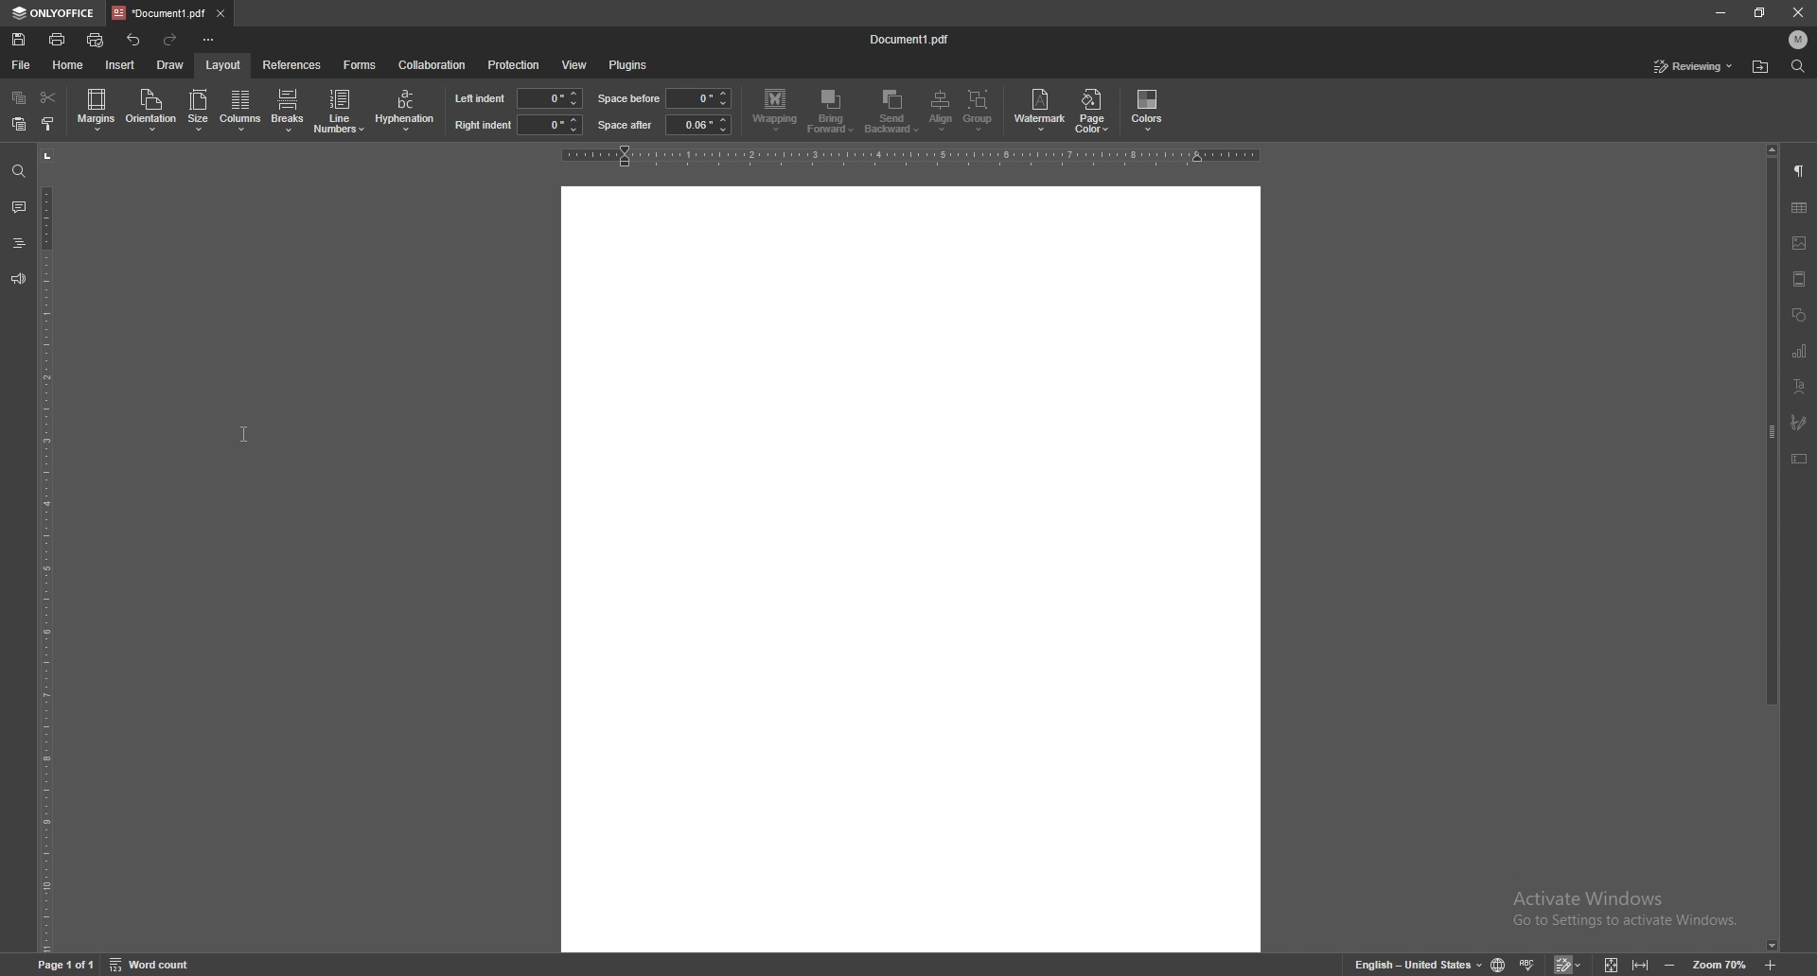 The image size is (1817, 976). I want to click on paste, so click(20, 124).